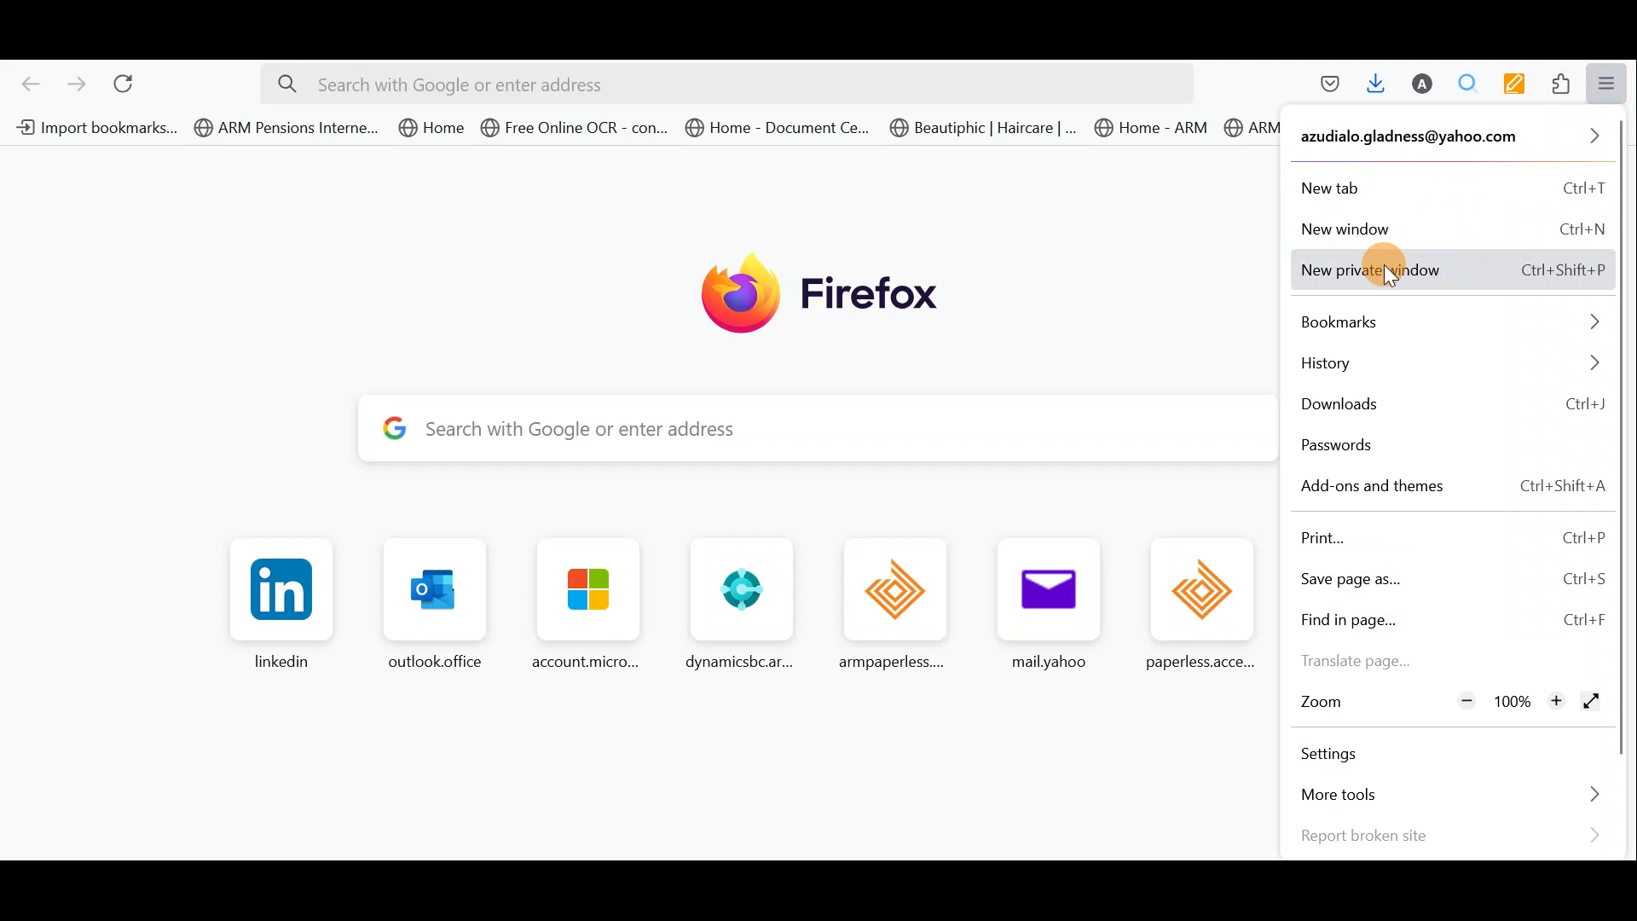  What do you see at coordinates (1451, 486) in the screenshot?
I see `Add-ons and themes` at bounding box center [1451, 486].